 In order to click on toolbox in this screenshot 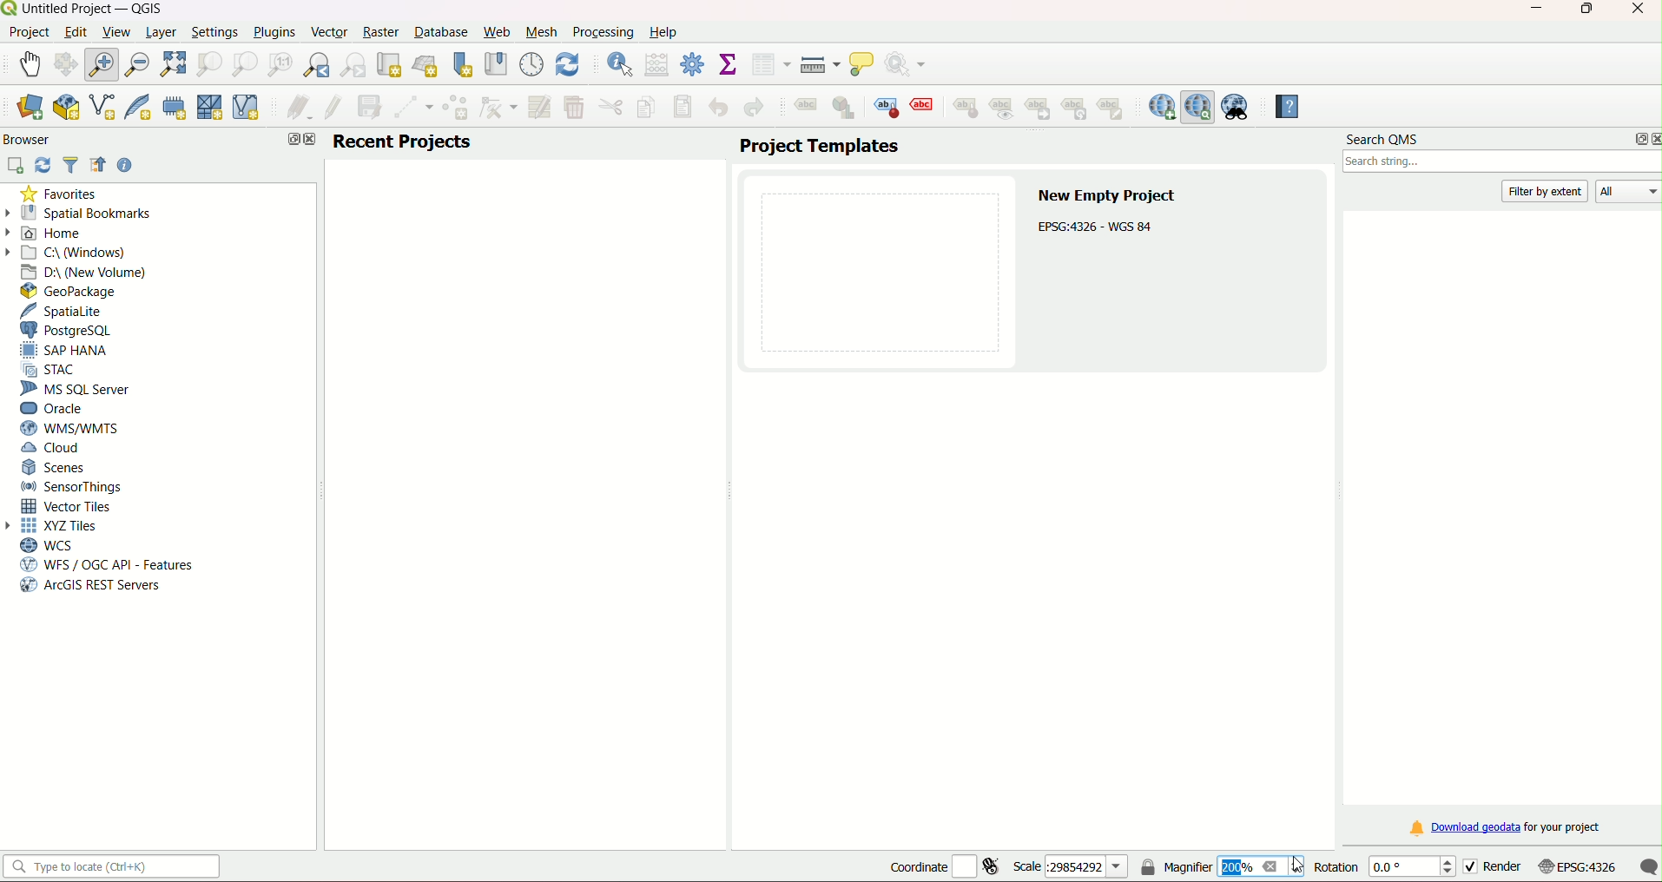, I will do `click(694, 65)`.